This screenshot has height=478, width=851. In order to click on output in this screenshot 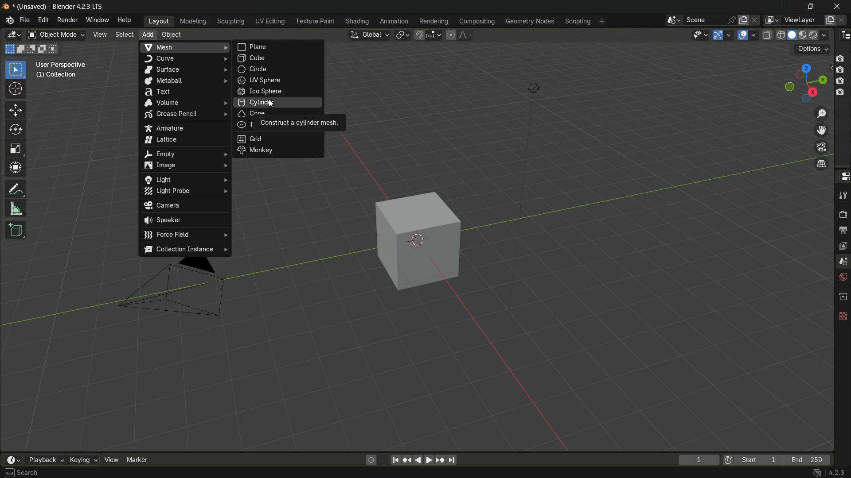, I will do `click(843, 231)`.